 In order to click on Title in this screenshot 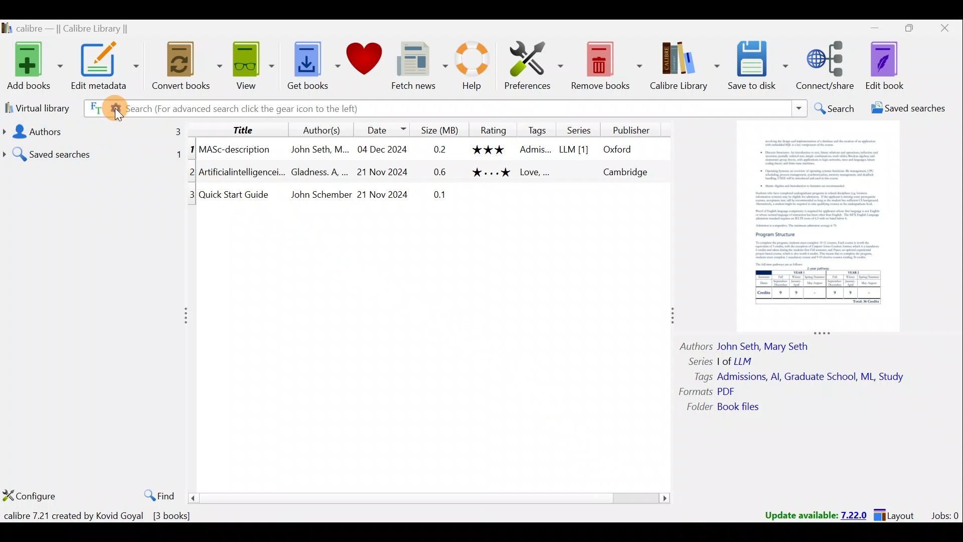, I will do `click(243, 129)`.